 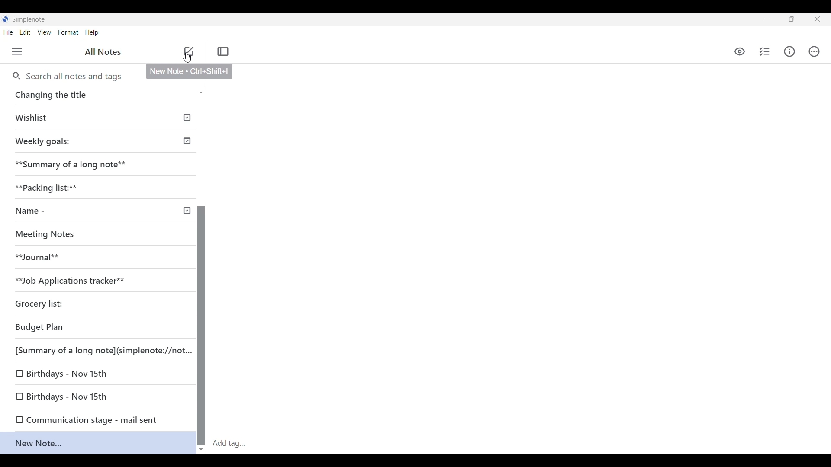 What do you see at coordinates (190, 72) in the screenshot?
I see `Description of selected icon` at bounding box center [190, 72].